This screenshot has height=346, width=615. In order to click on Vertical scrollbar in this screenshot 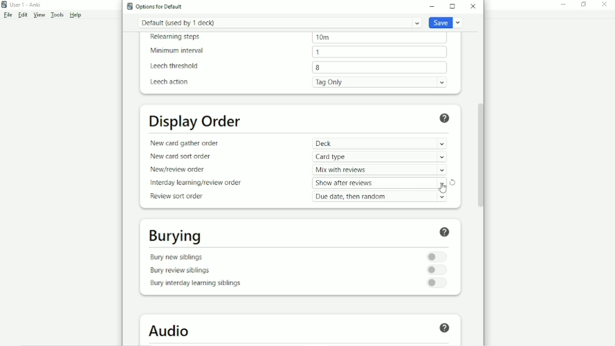, I will do `click(479, 154)`.